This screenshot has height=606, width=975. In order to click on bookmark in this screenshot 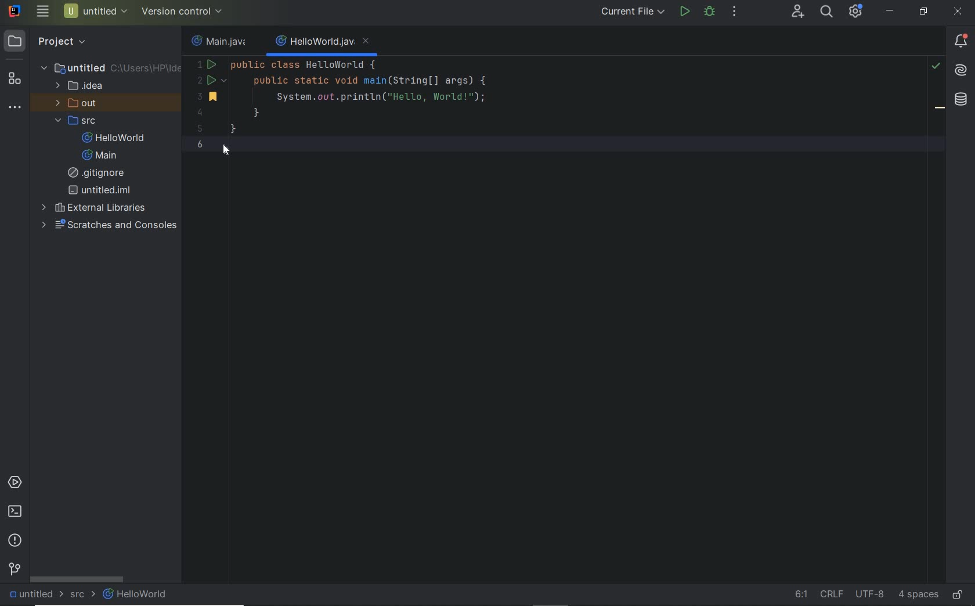, I will do `click(940, 110)`.